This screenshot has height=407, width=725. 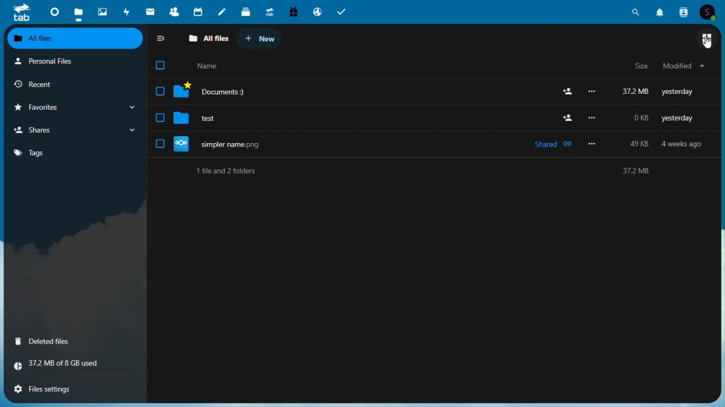 I want to click on search, so click(x=636, y=13).